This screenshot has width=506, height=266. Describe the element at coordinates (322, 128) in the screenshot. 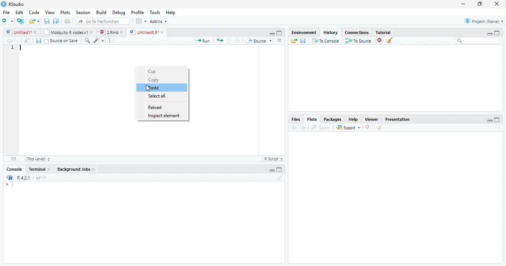

I see `zoom` at that location.